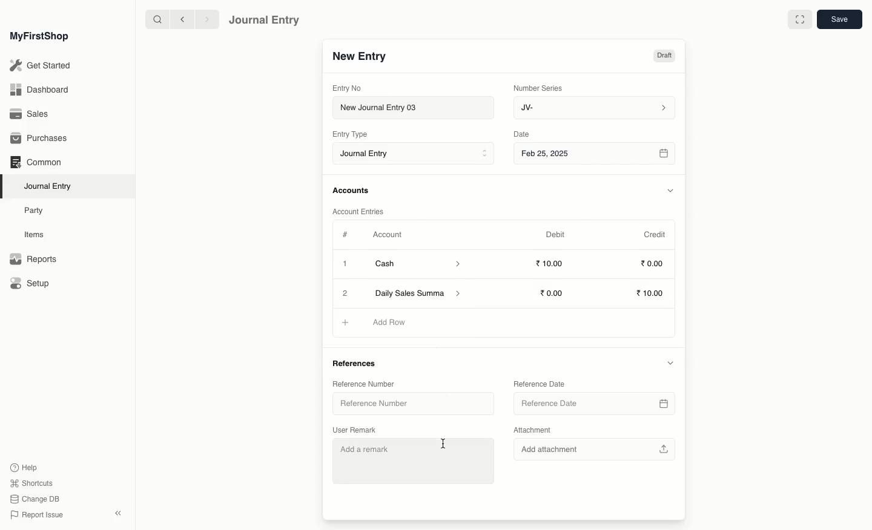  Describe the element at coordinates (417, 264) in the screenshot. I see `Cash` at that location.